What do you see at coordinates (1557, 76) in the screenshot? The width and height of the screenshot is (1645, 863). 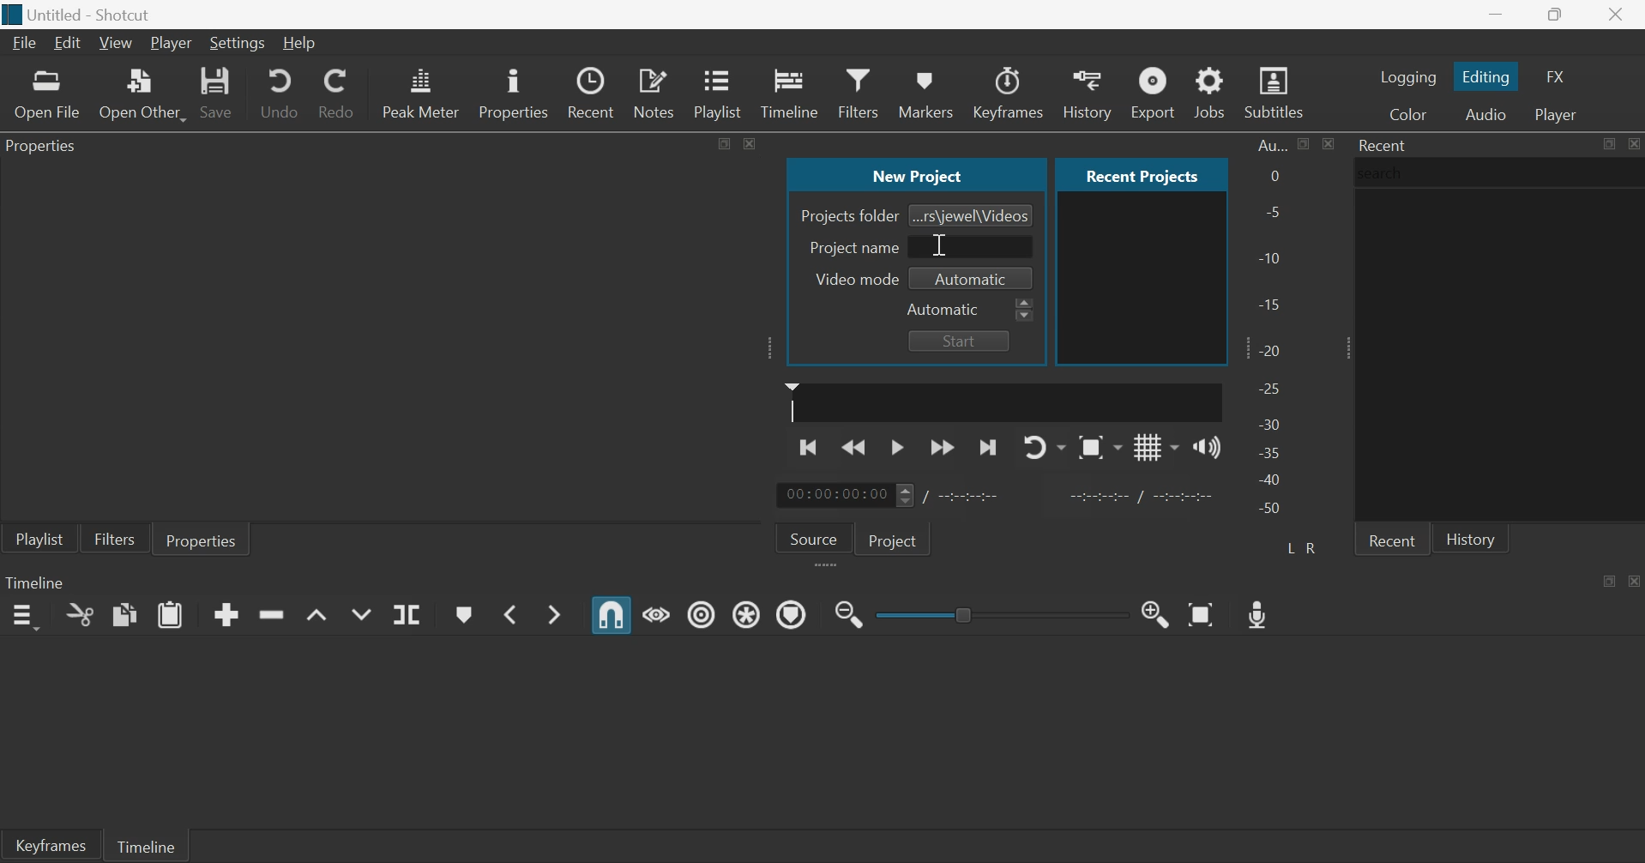 I see `Switch to the effects layout` at bounding box center [1557, 76].